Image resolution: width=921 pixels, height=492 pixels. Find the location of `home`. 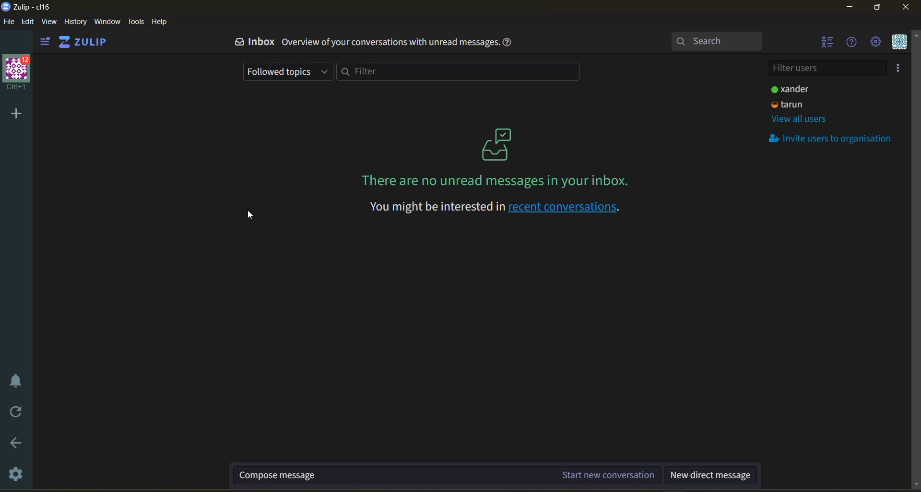

home is located at coordinates (88, 42).